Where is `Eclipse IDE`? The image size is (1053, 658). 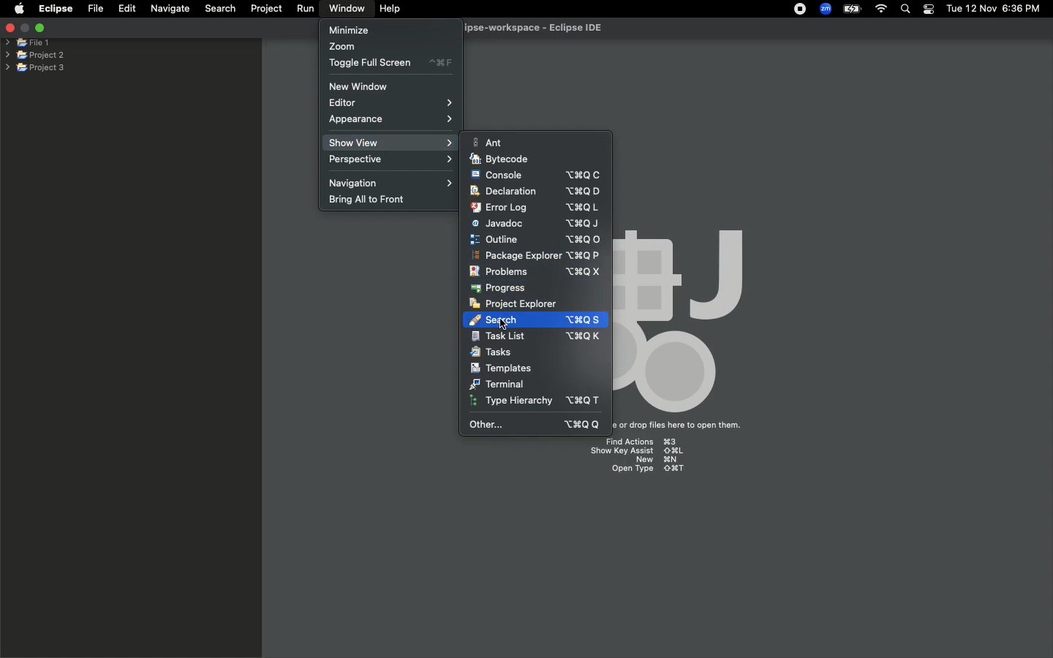
Eclipse IDE is located at coordinates (524, 29).